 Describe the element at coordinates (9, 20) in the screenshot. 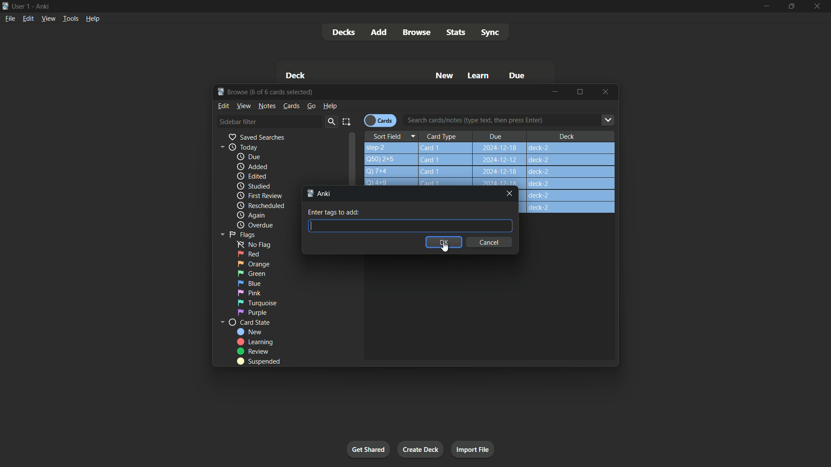

I see `File menu` at that location.